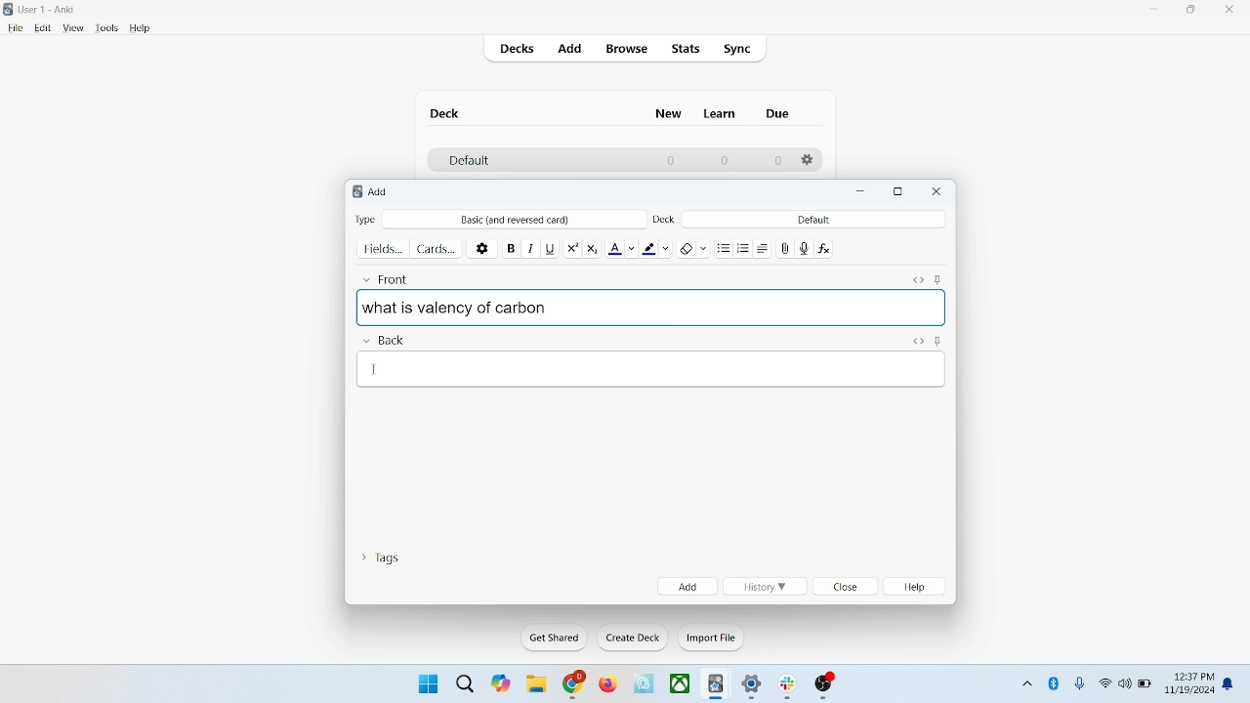 The image size is (1250, 703). I want to click on icon, so click(717, 685).